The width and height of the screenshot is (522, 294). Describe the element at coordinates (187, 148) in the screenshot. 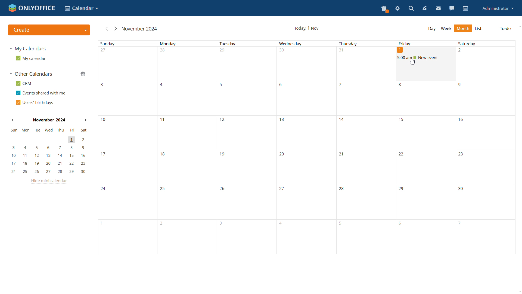

I see `Mondays` at that location.